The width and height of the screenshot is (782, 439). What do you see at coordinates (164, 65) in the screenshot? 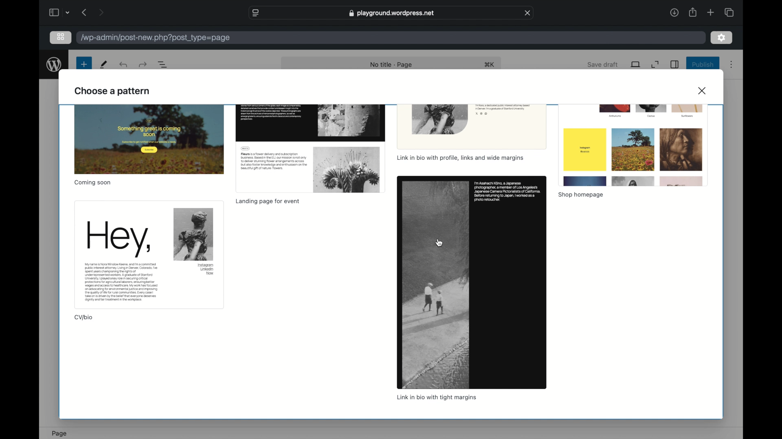
I see `document overview` at bounding box center [164, 65].